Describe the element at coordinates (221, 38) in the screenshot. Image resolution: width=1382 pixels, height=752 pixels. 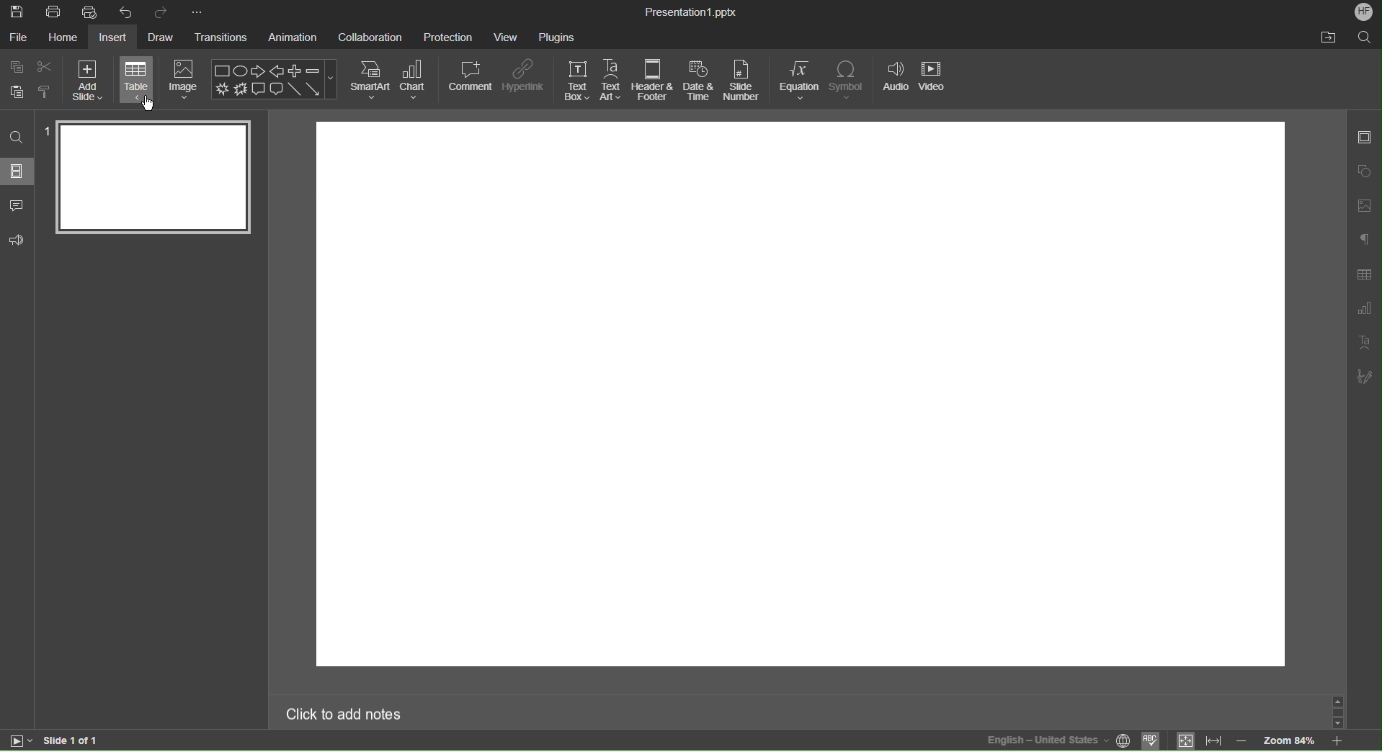
I see `Transitions` at that location.